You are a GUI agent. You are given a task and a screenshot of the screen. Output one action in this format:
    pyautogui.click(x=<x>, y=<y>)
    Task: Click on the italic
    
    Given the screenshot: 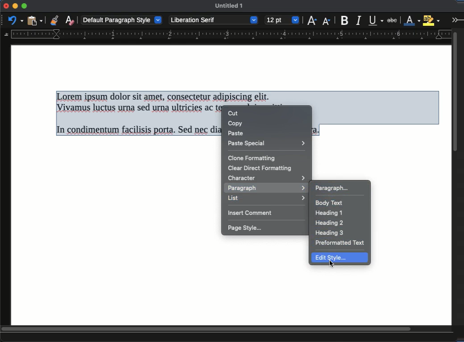 What is the action you would take?
    pyautogui.click(x=358, y=21)
    